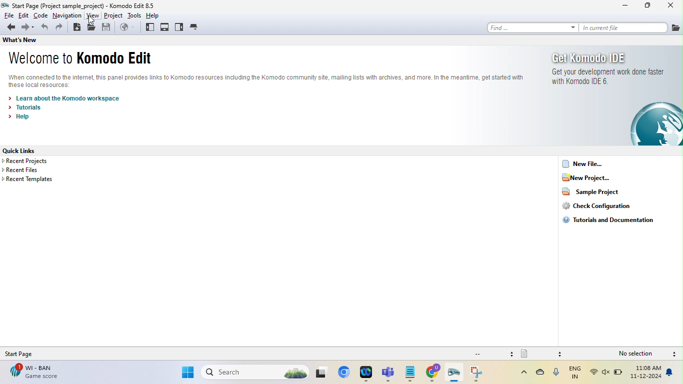 The image size is (683, 384). I want to click on view, so click(92, 16).